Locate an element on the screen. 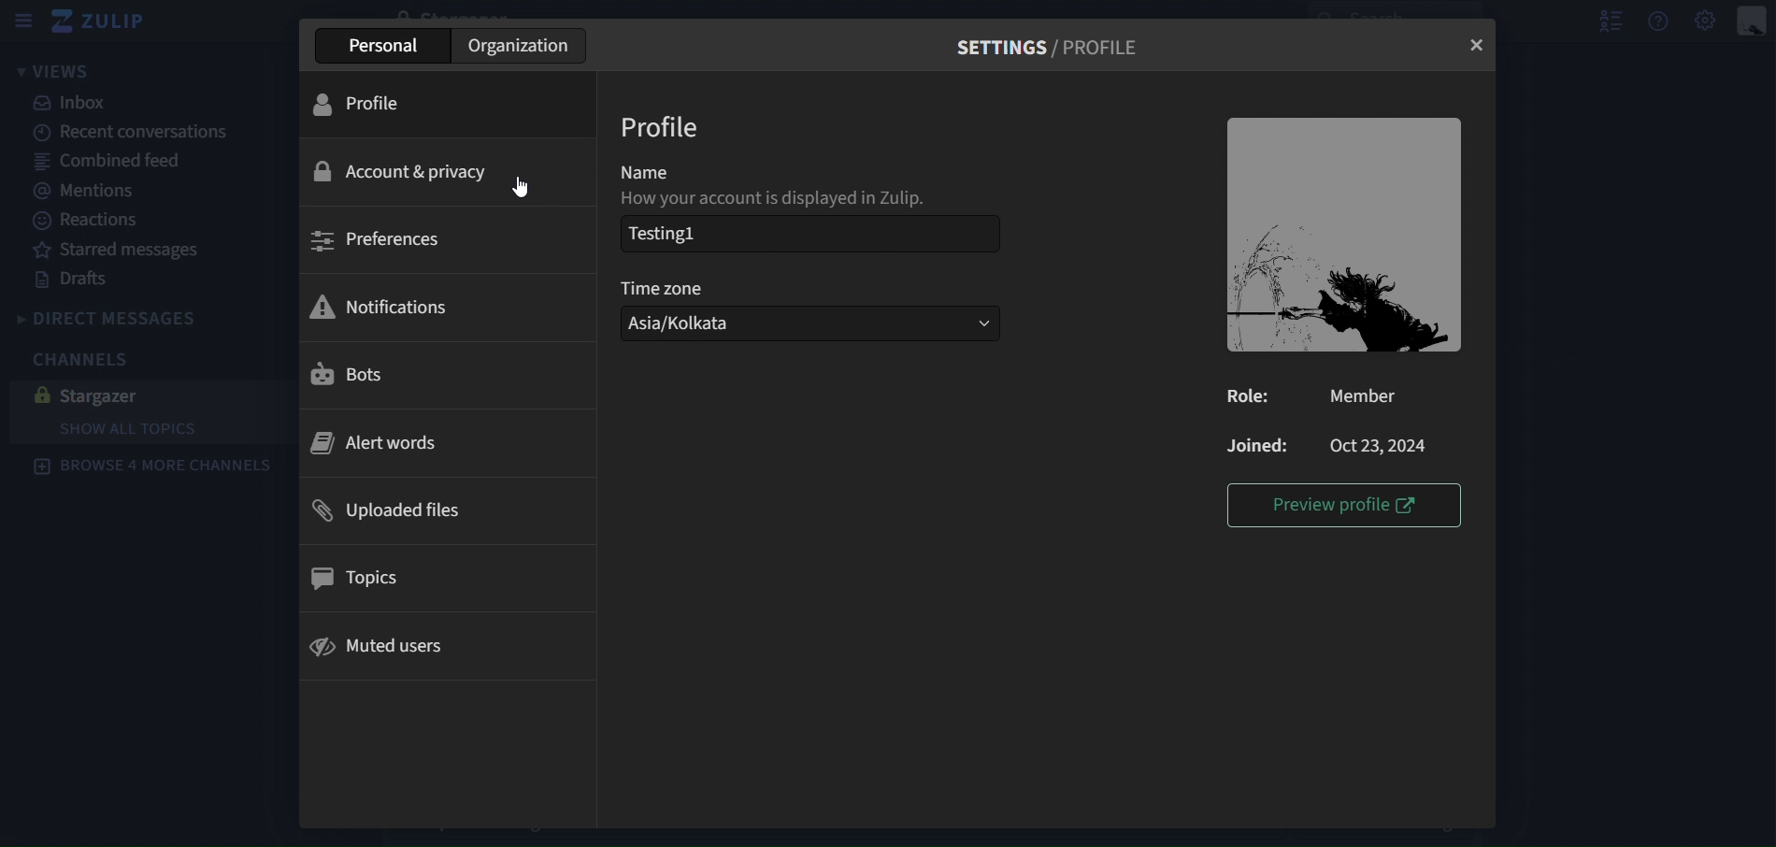  alert words is located at coordinates (377, 445).